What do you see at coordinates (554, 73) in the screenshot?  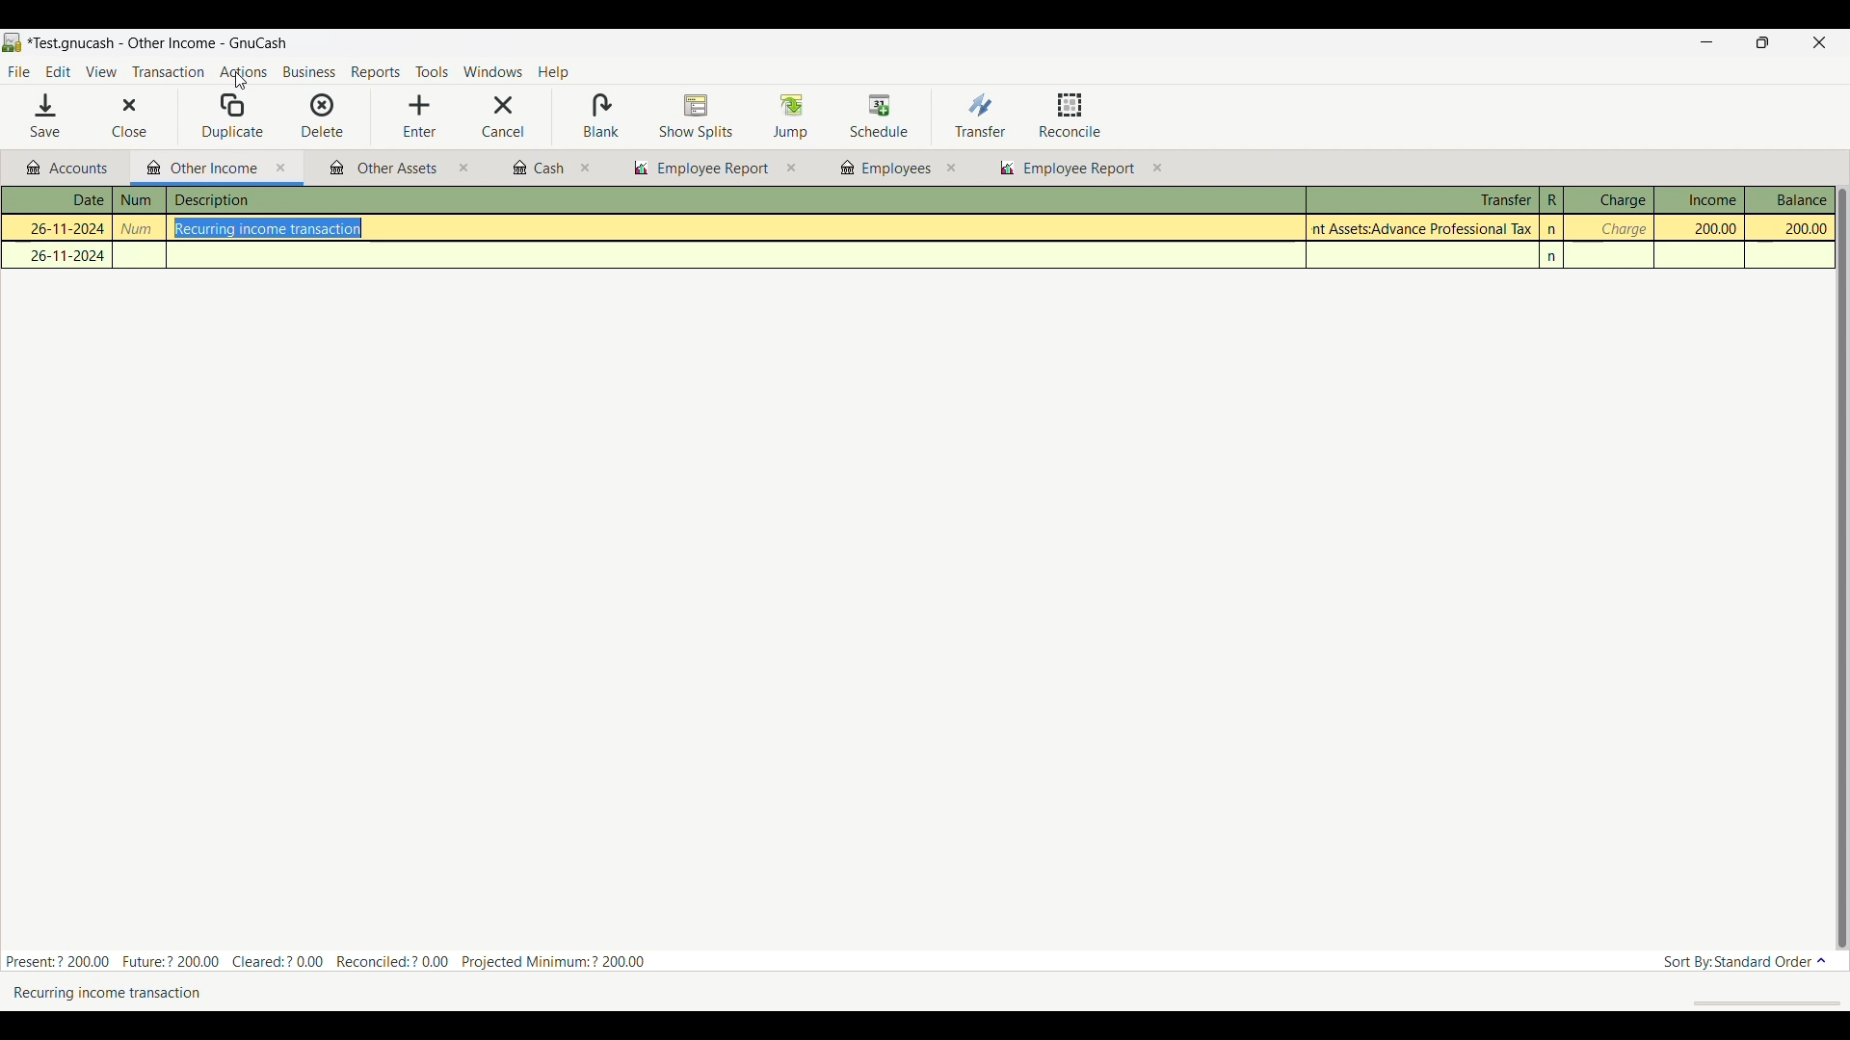 I see `Help menu` at bounding box center [554, 73].